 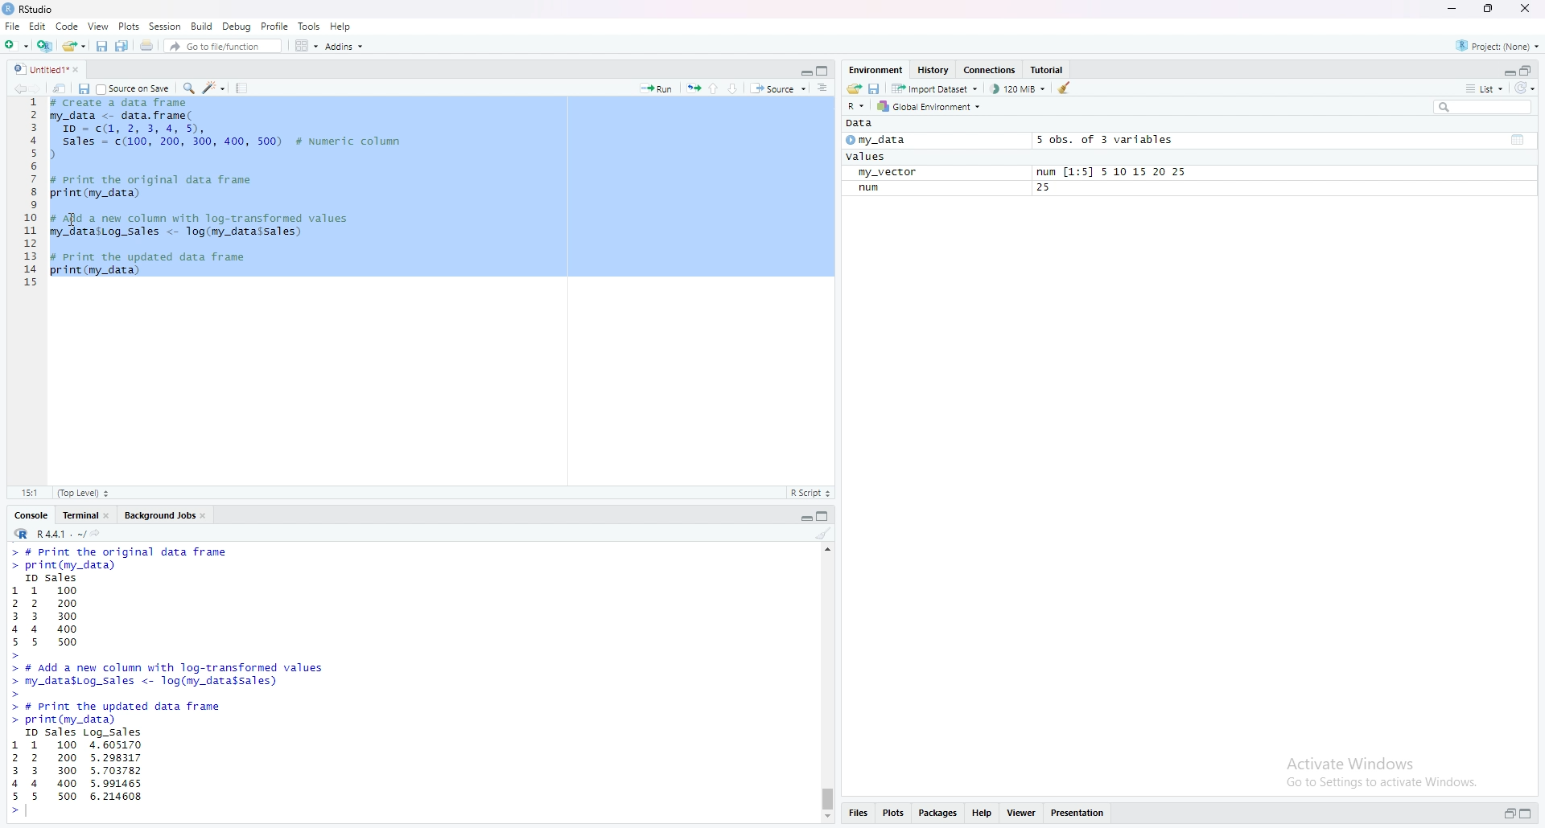 I want to click on refresh options, so click(x=1527, y=91).